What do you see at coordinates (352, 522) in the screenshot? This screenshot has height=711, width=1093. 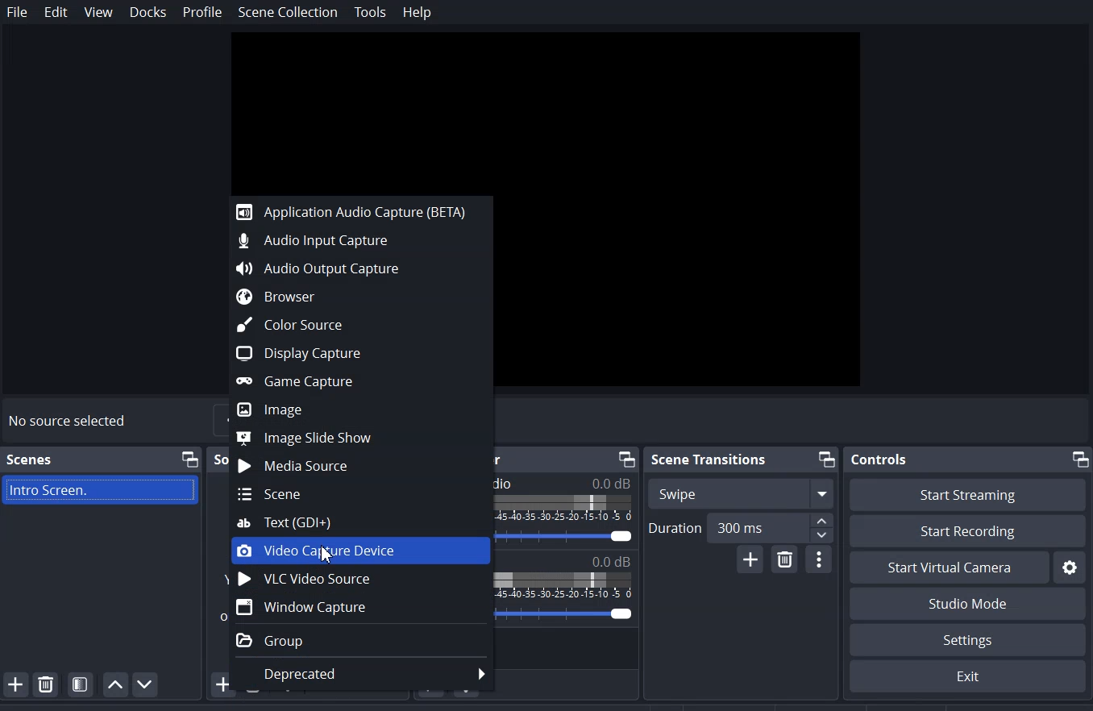 I see `Text (GDI)` at bounding box center [352, 522].